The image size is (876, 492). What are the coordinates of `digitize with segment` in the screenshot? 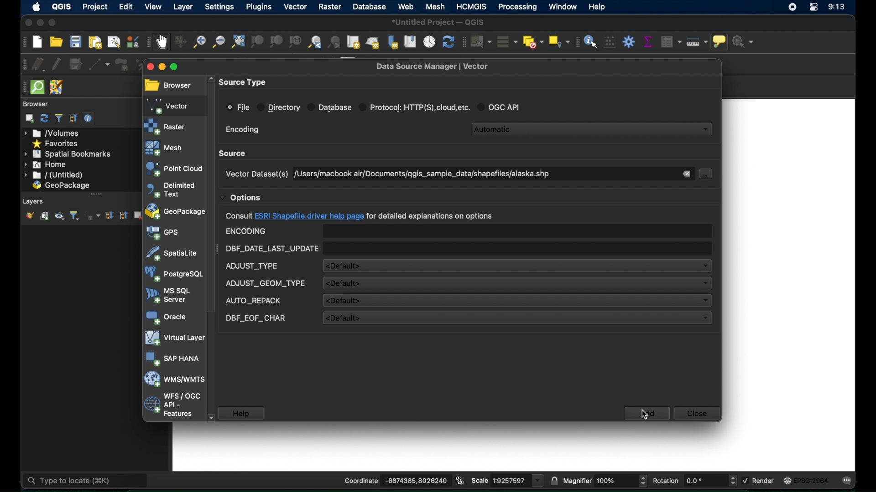 It's located at (100, 64).